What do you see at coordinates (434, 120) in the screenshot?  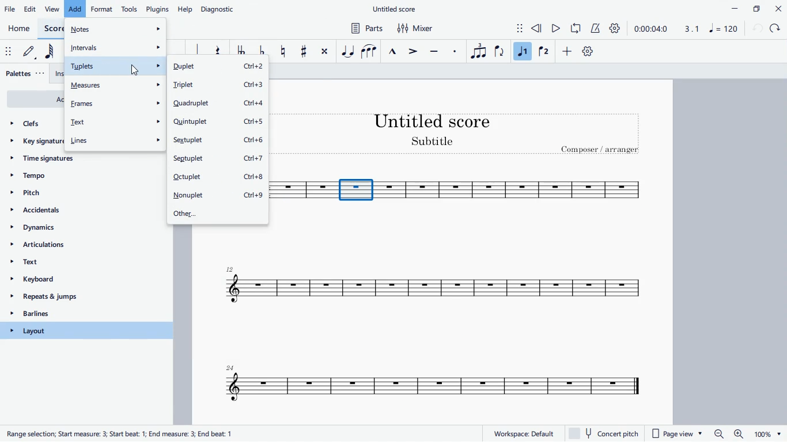 I see `score title` at bounding box center [434, 120].